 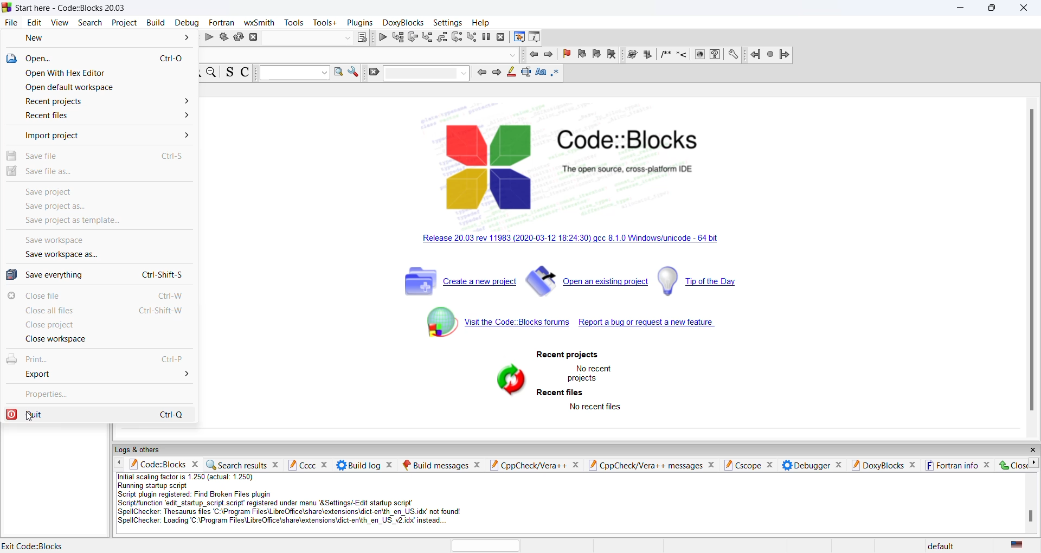 What do you see at coordinates (806, 465) in the screenshot?
I see `debugger` at bounding box center [806, 465].